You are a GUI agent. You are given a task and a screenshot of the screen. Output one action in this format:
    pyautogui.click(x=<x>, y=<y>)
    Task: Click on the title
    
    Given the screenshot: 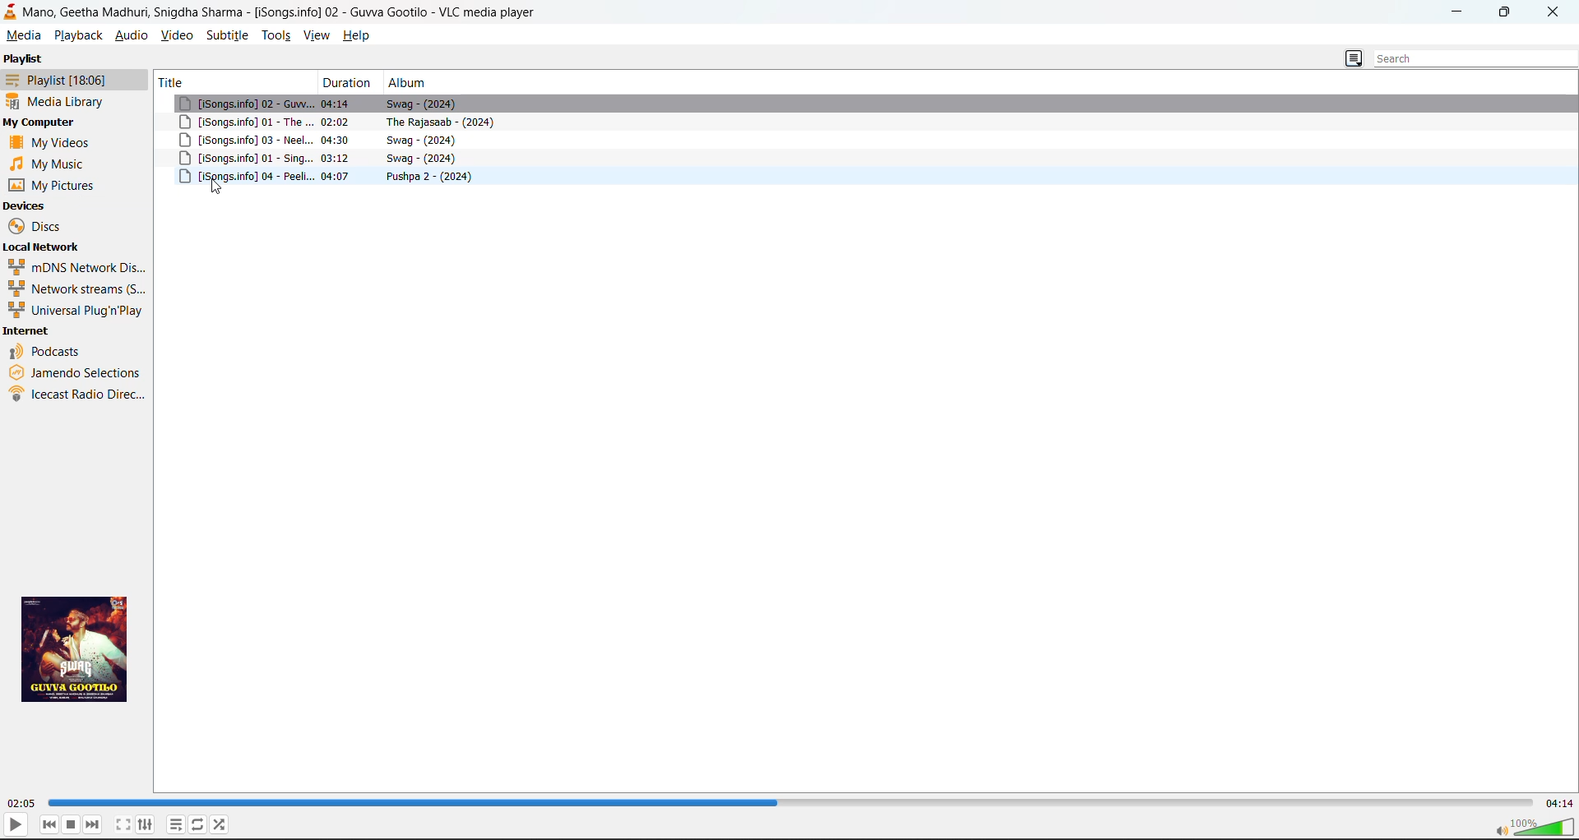 What is the action you would take?
    pyautogui.click(x=231, y=81)
    